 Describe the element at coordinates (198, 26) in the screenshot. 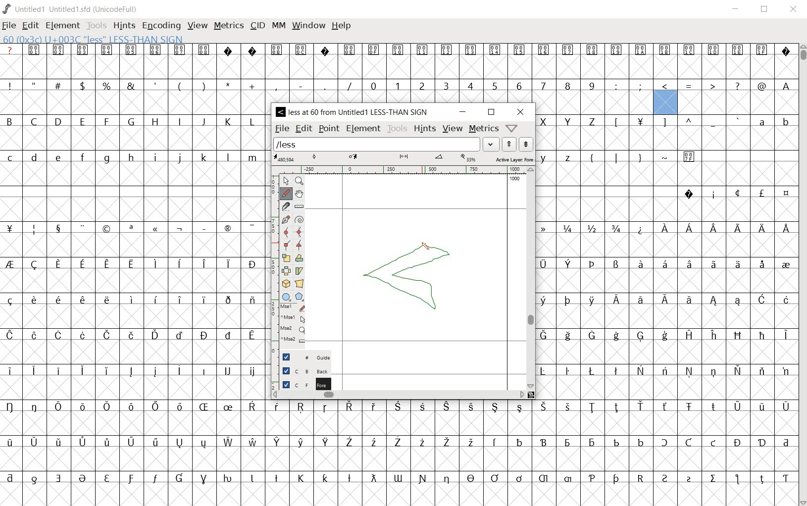

I see `view` at that location.